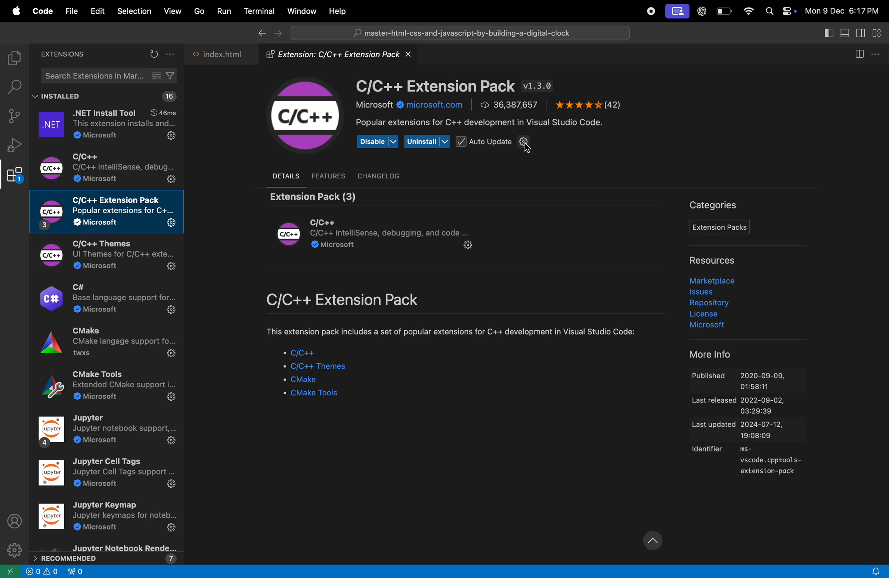 The image size is (889, 578). What do you see at coordinates (703, 12) in the screenshot?
I see `chatgpt` at bounding box center [703, 12].